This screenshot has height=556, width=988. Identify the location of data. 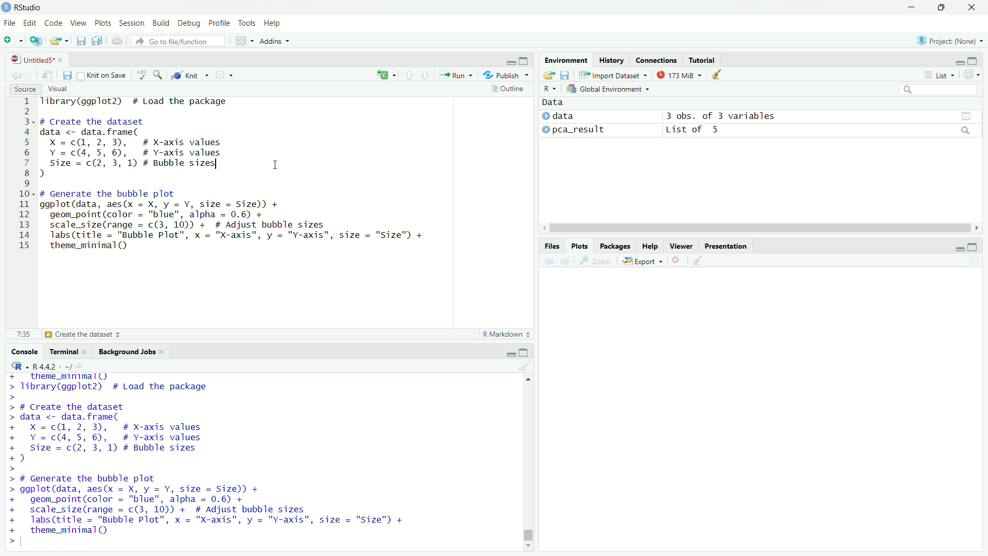
(554, 102).